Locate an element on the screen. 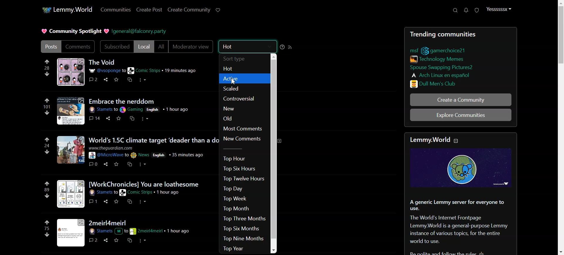 The image size is (564, 255). post details is located at coordinates (141, 70).